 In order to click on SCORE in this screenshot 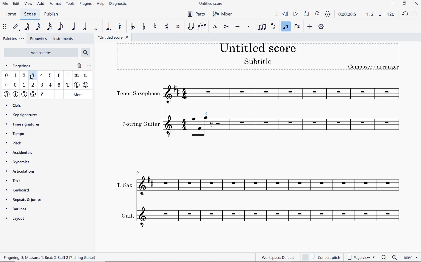, I will do `click(30, 14)`.